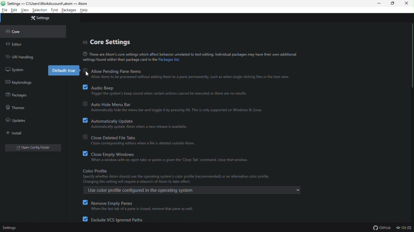 This screenshot has width=414, height=232. What do you see at coordinates (186, 74) in the screenshot?
I see `allow pending pane items. Allow items to be previewed without adding them to the pane prematurely, such as when single clicking files in the tree view.` at bounding box center [186, 74].